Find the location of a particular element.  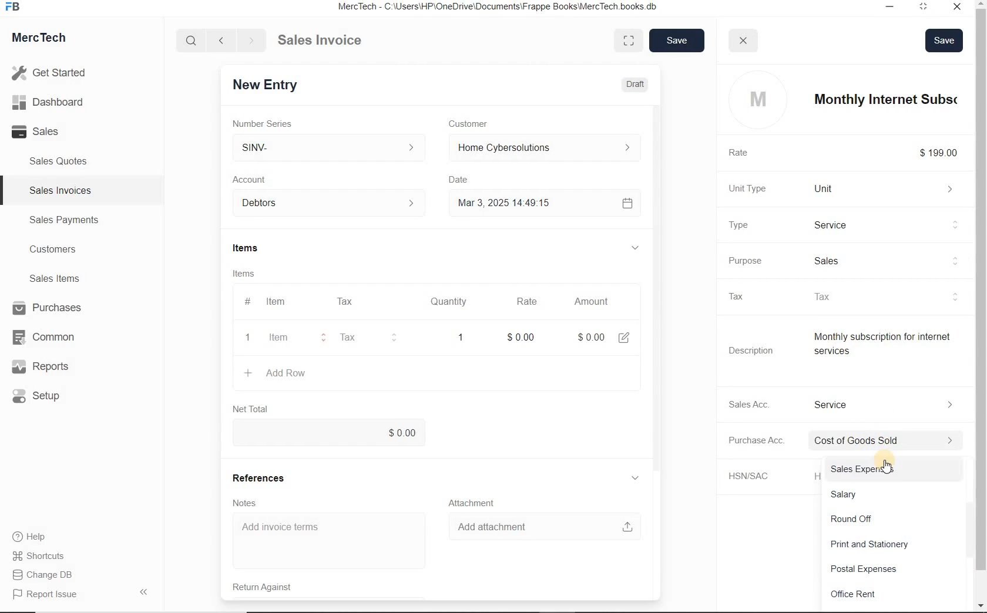

Change DB is located at coordinates (44, 575).